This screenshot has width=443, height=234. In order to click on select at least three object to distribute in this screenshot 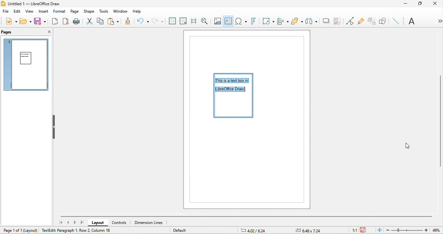, I will do `click(311, 21)`.